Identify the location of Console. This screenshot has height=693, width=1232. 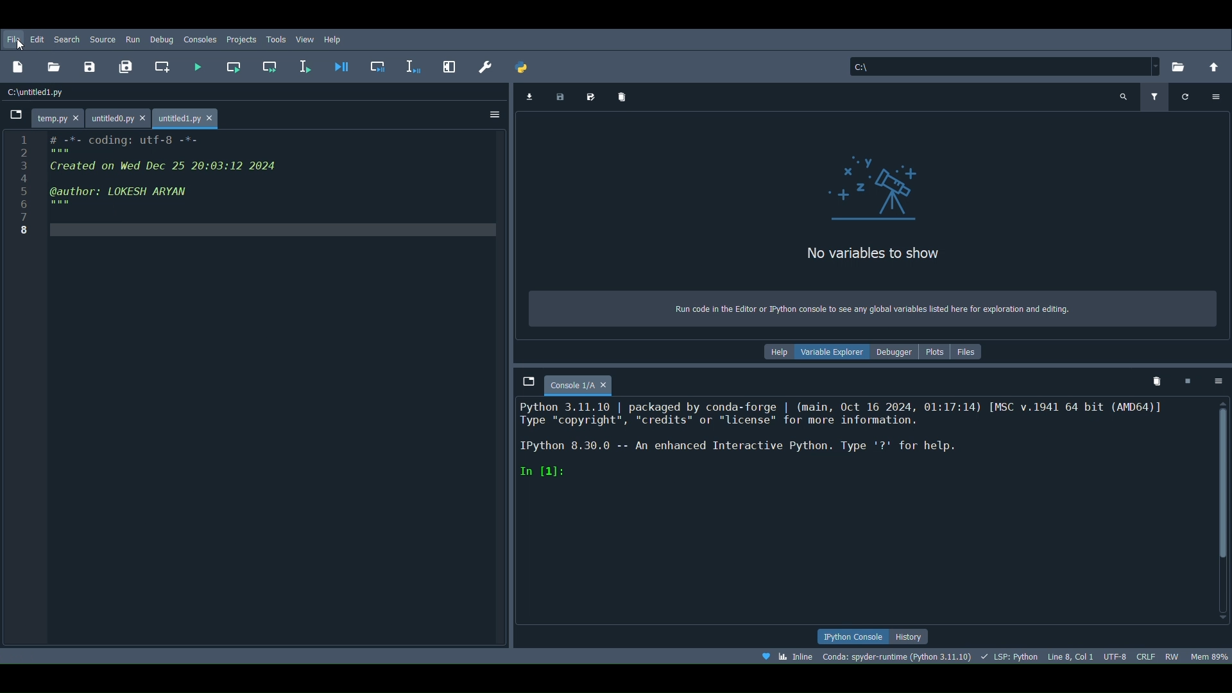
(862, 513).